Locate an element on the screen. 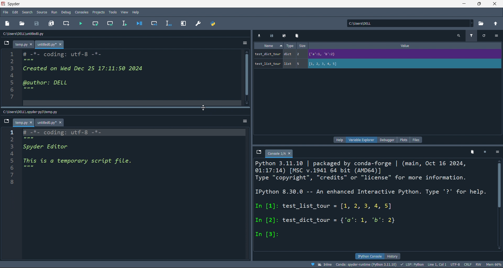 The width and height of the screenshot is (503, 268). preference is located at coordinates (197, 23).